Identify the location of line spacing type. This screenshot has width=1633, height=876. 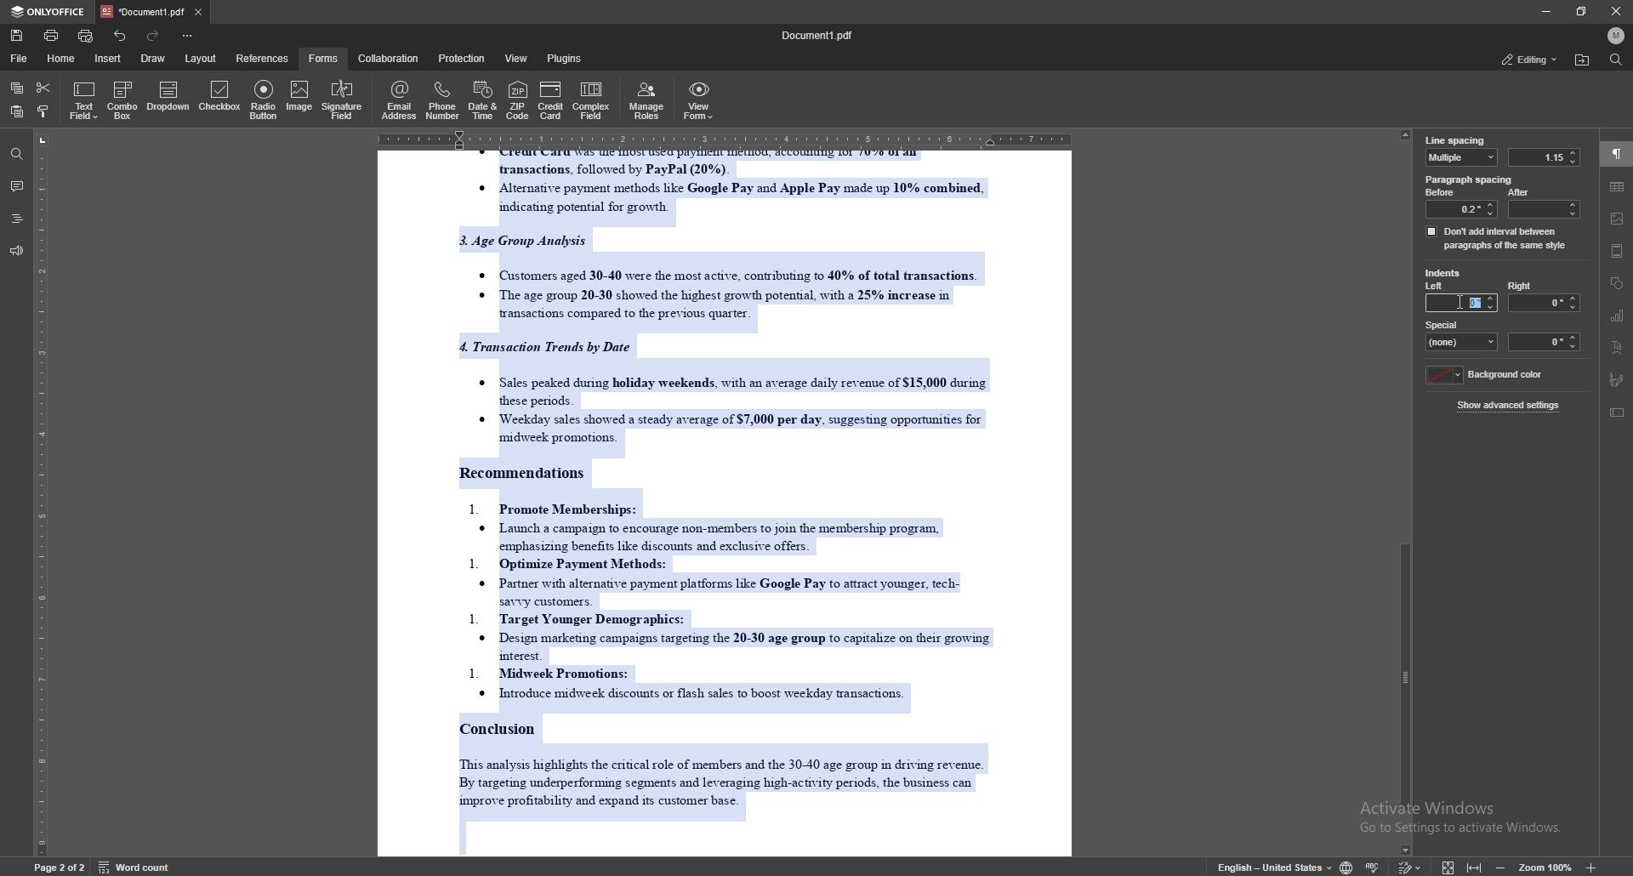
(1462, 157).